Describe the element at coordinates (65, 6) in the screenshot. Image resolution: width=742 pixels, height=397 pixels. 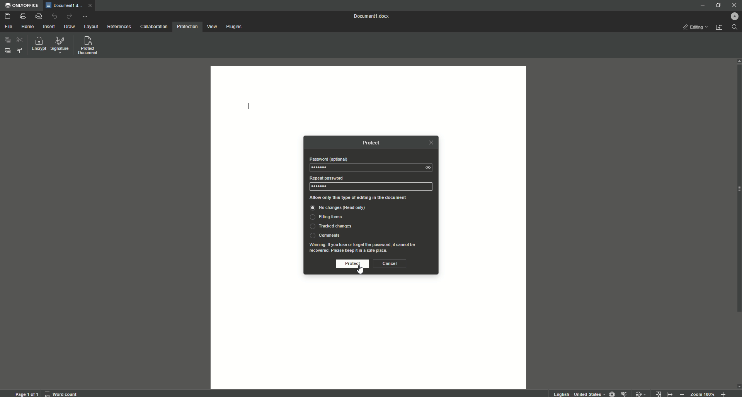
I see `Tab 1` at that location.